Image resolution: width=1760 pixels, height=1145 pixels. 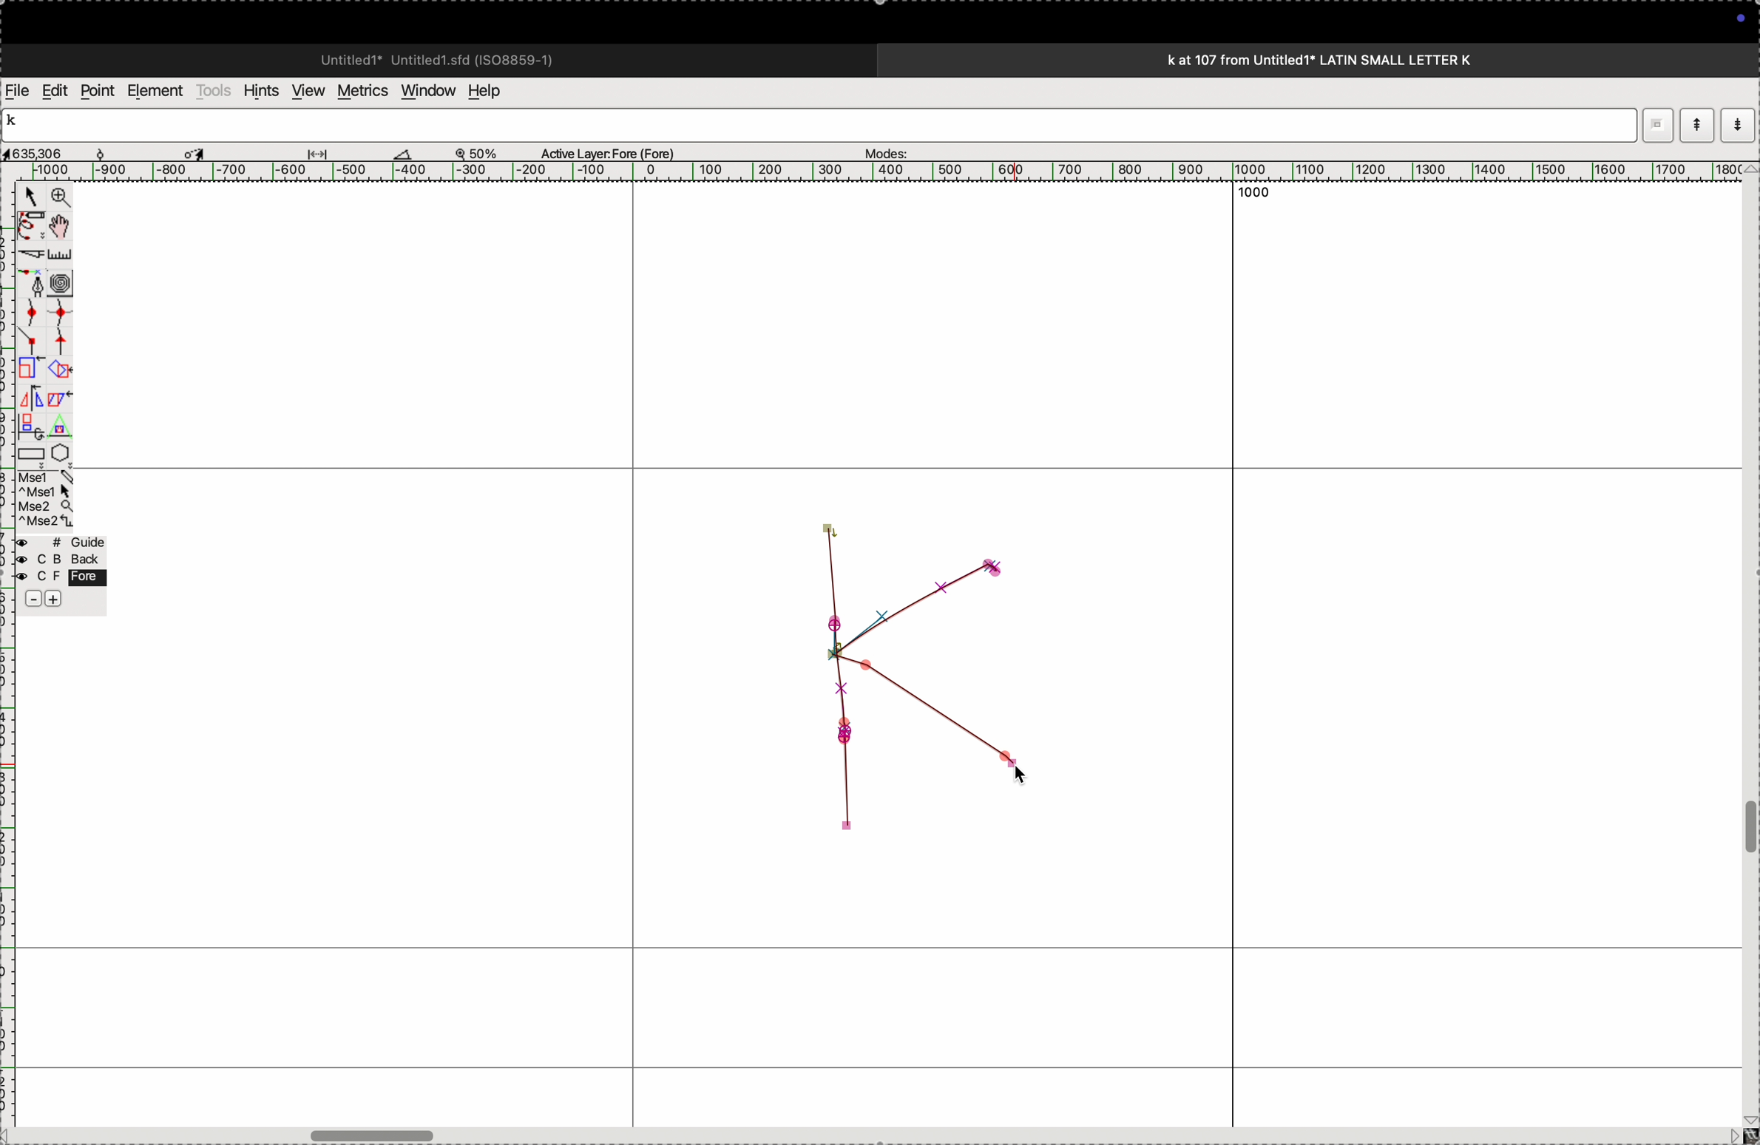 I want to click on untitled std, so click(x=443, y=58).